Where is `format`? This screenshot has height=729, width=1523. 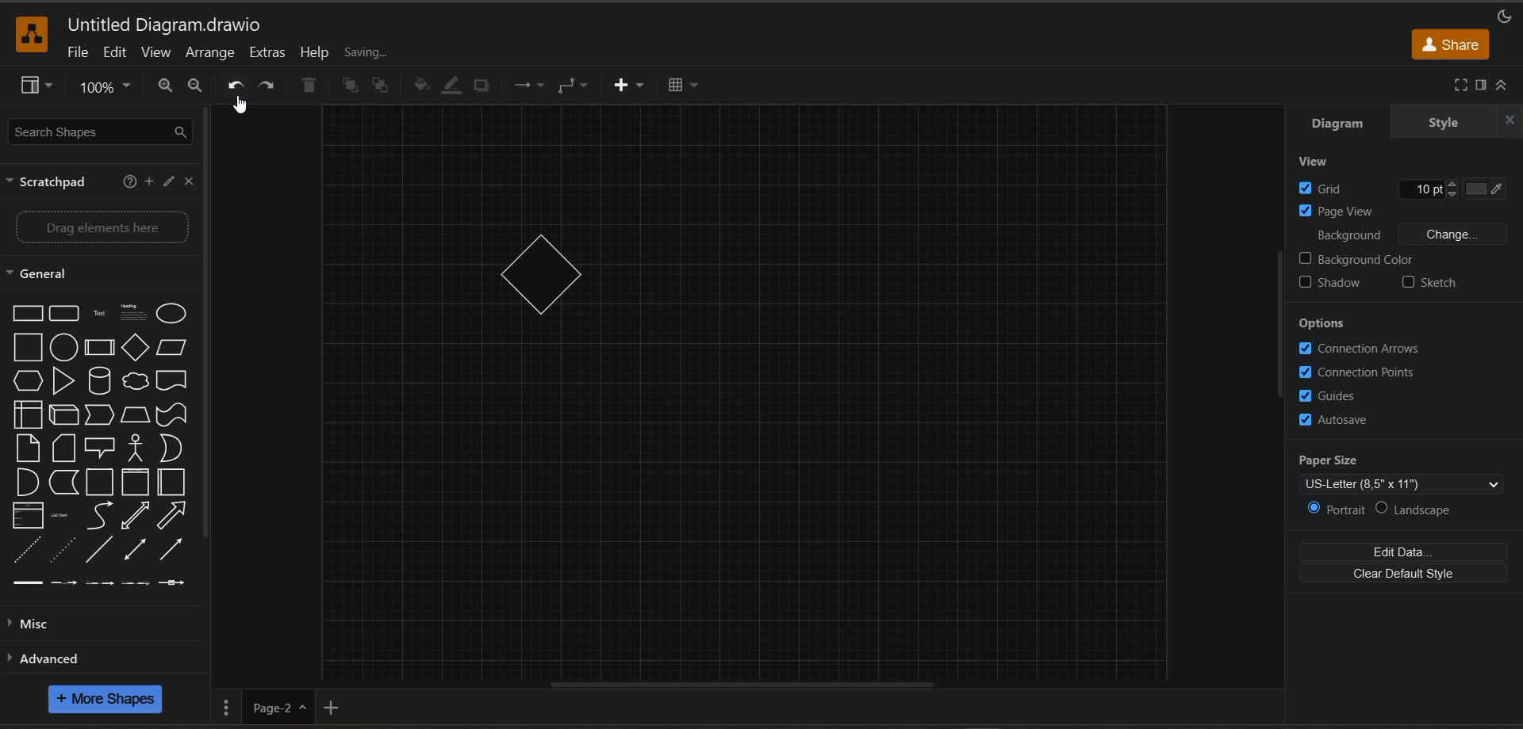 format is located at coordinates (1483, 84).